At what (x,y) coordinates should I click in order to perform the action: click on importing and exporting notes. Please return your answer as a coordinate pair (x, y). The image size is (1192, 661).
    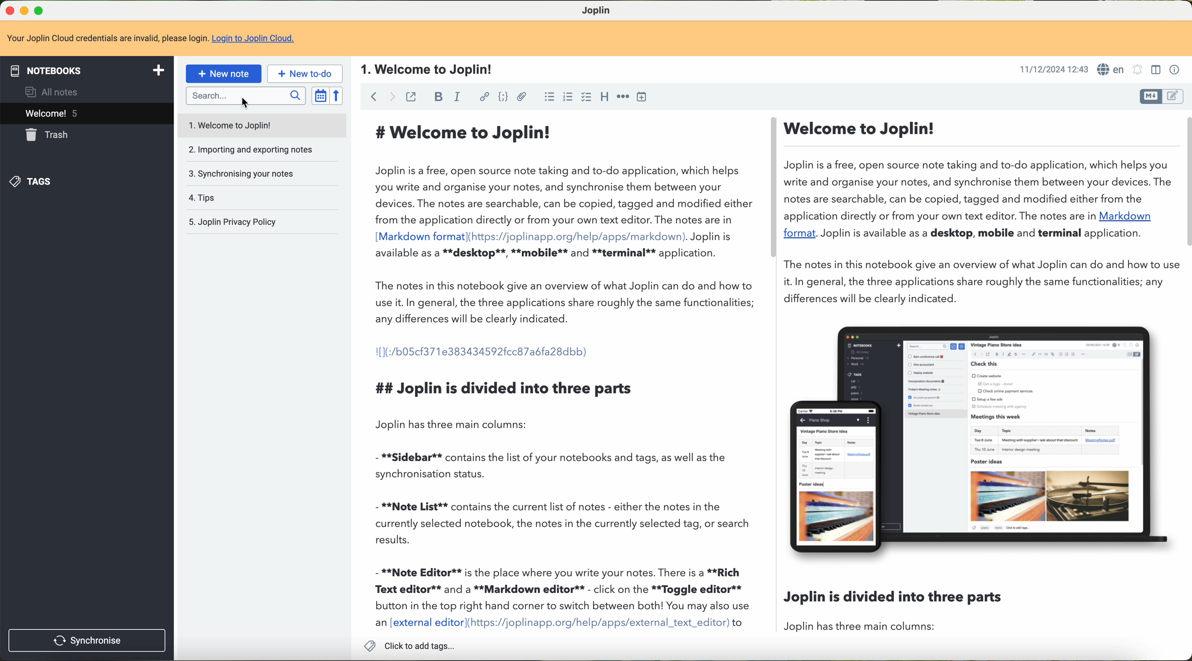
    Looking at the image, I should click on (261, 149).